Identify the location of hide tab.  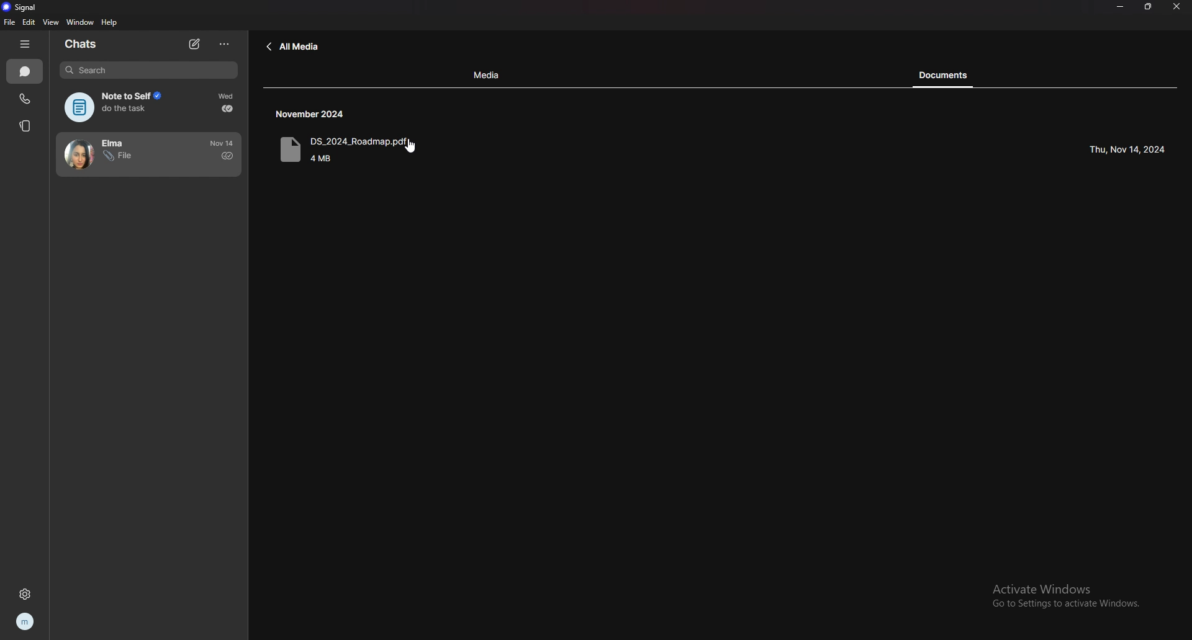
(24, 45).